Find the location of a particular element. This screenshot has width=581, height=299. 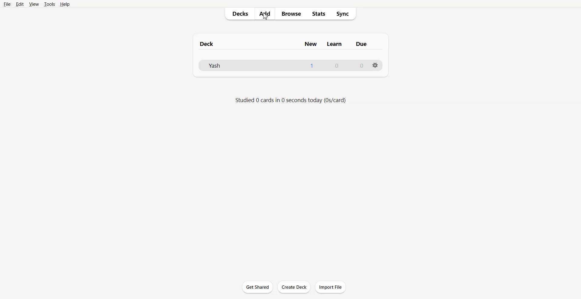

Deck File is located at coordinates (232, 66).